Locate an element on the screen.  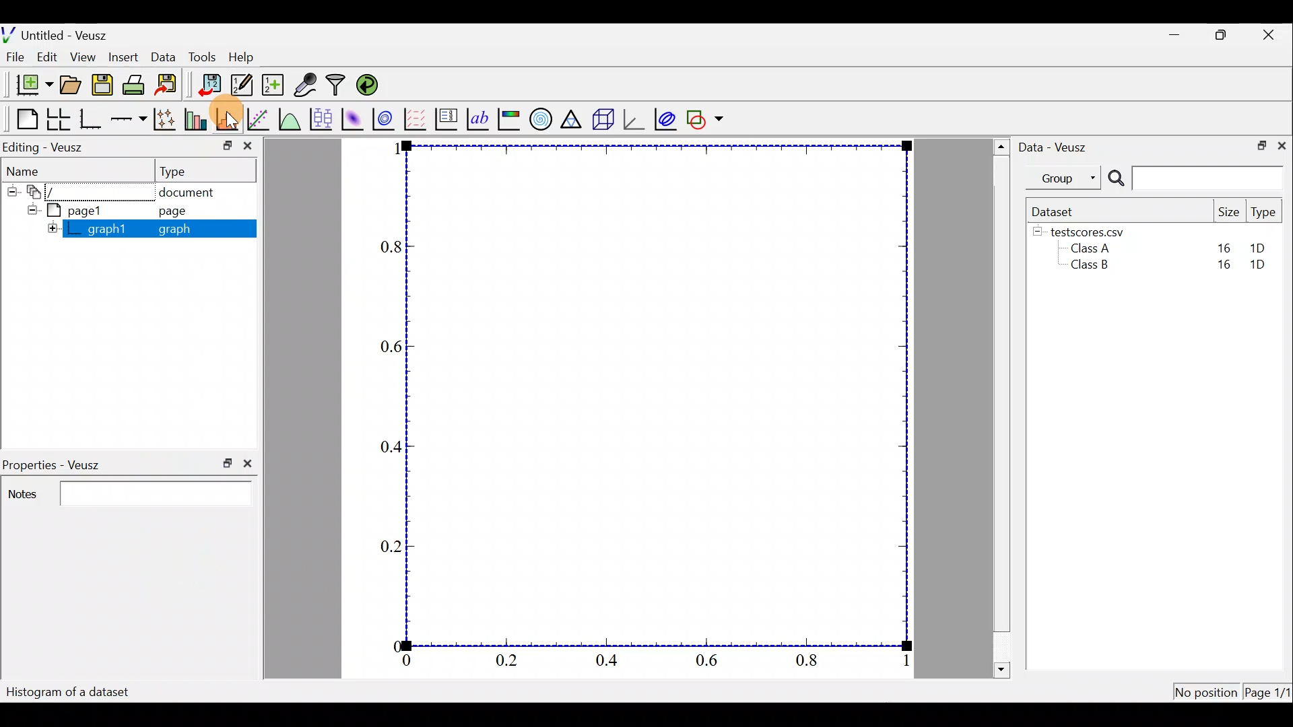
document is located at coordinates (194, 193).